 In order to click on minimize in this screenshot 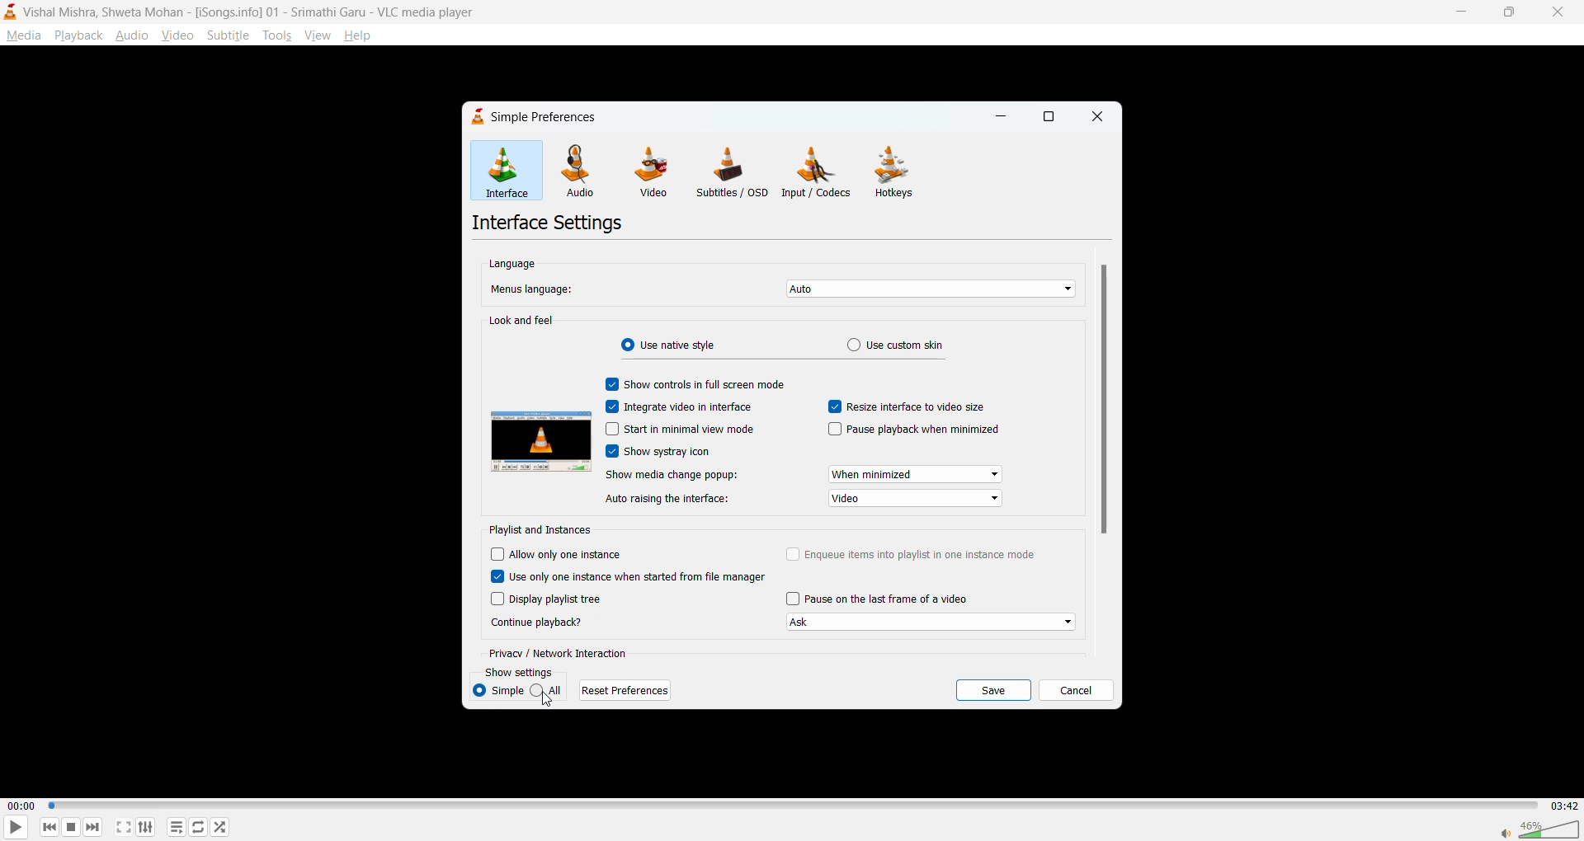, I will do `click(1459, 10)`.